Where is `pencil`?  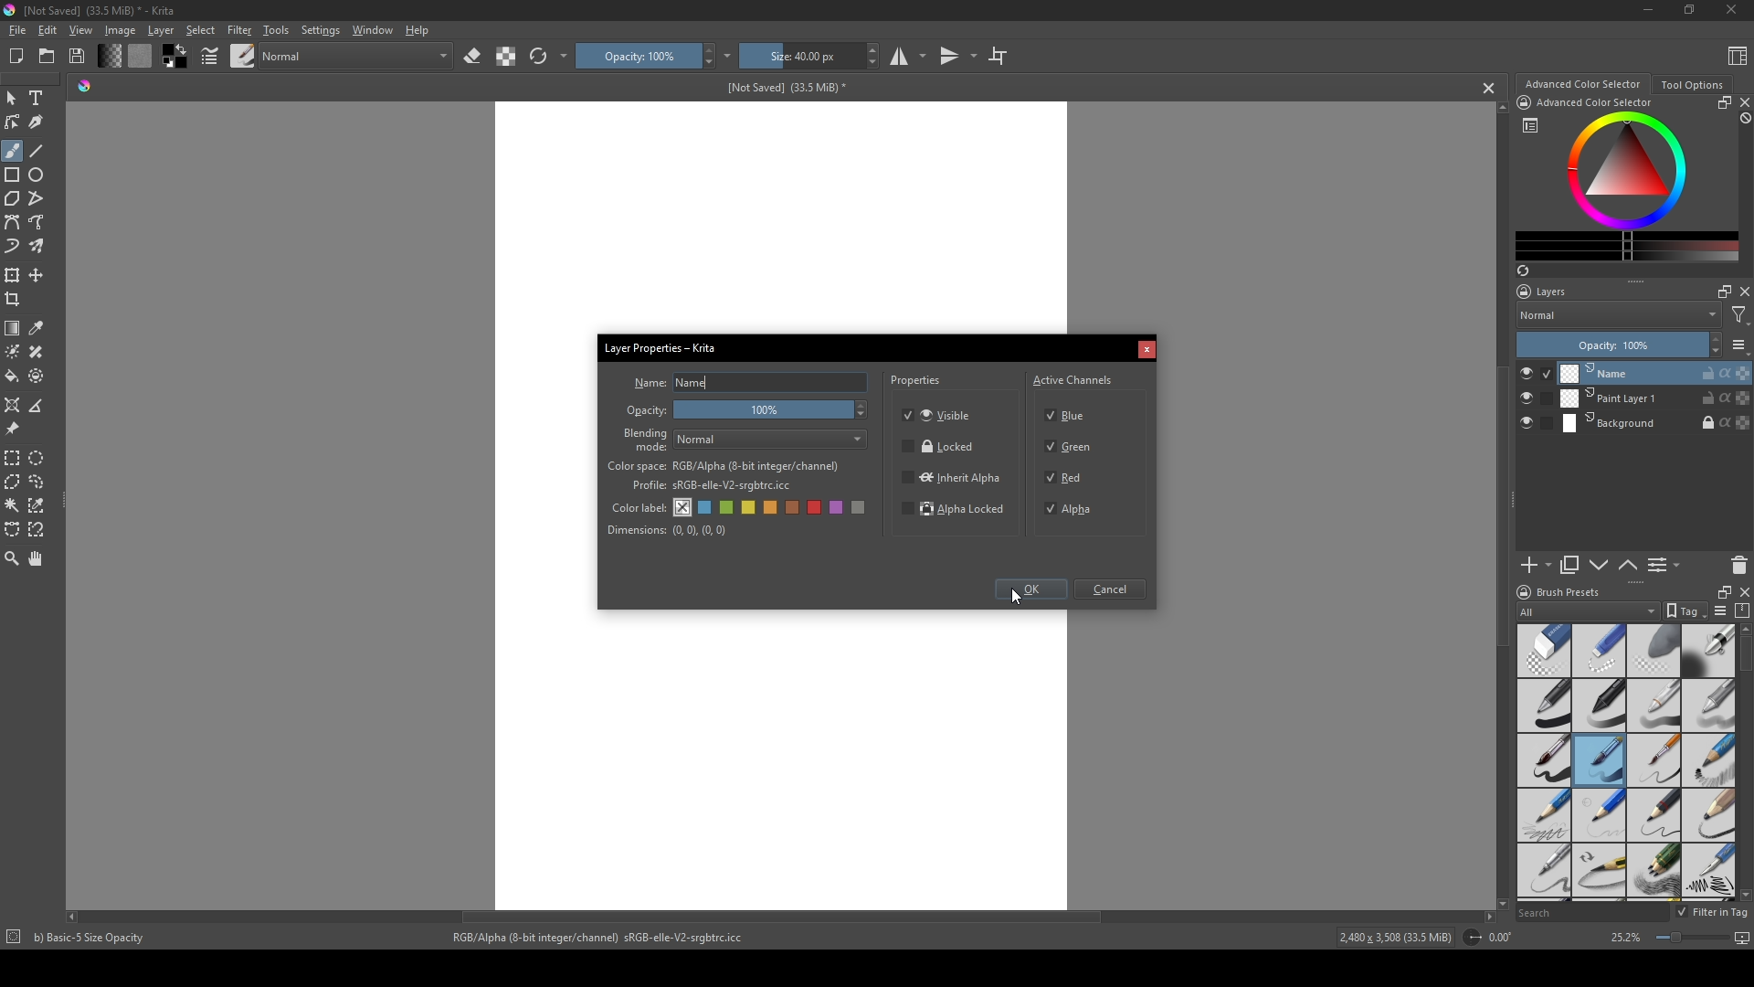 pencil is located at coordinates (1709, 761).